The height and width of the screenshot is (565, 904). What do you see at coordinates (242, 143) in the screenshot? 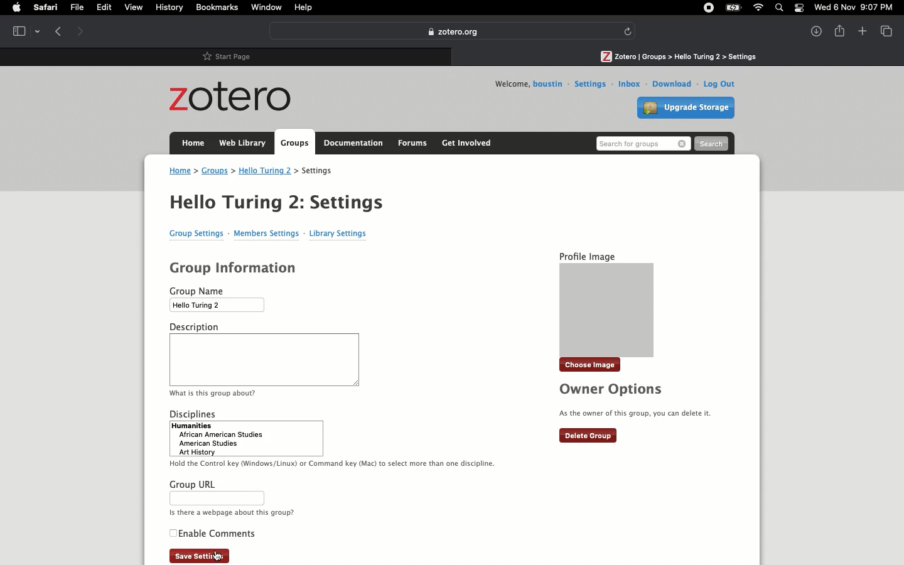
I see `Web library` at bounding box center [242, 143].